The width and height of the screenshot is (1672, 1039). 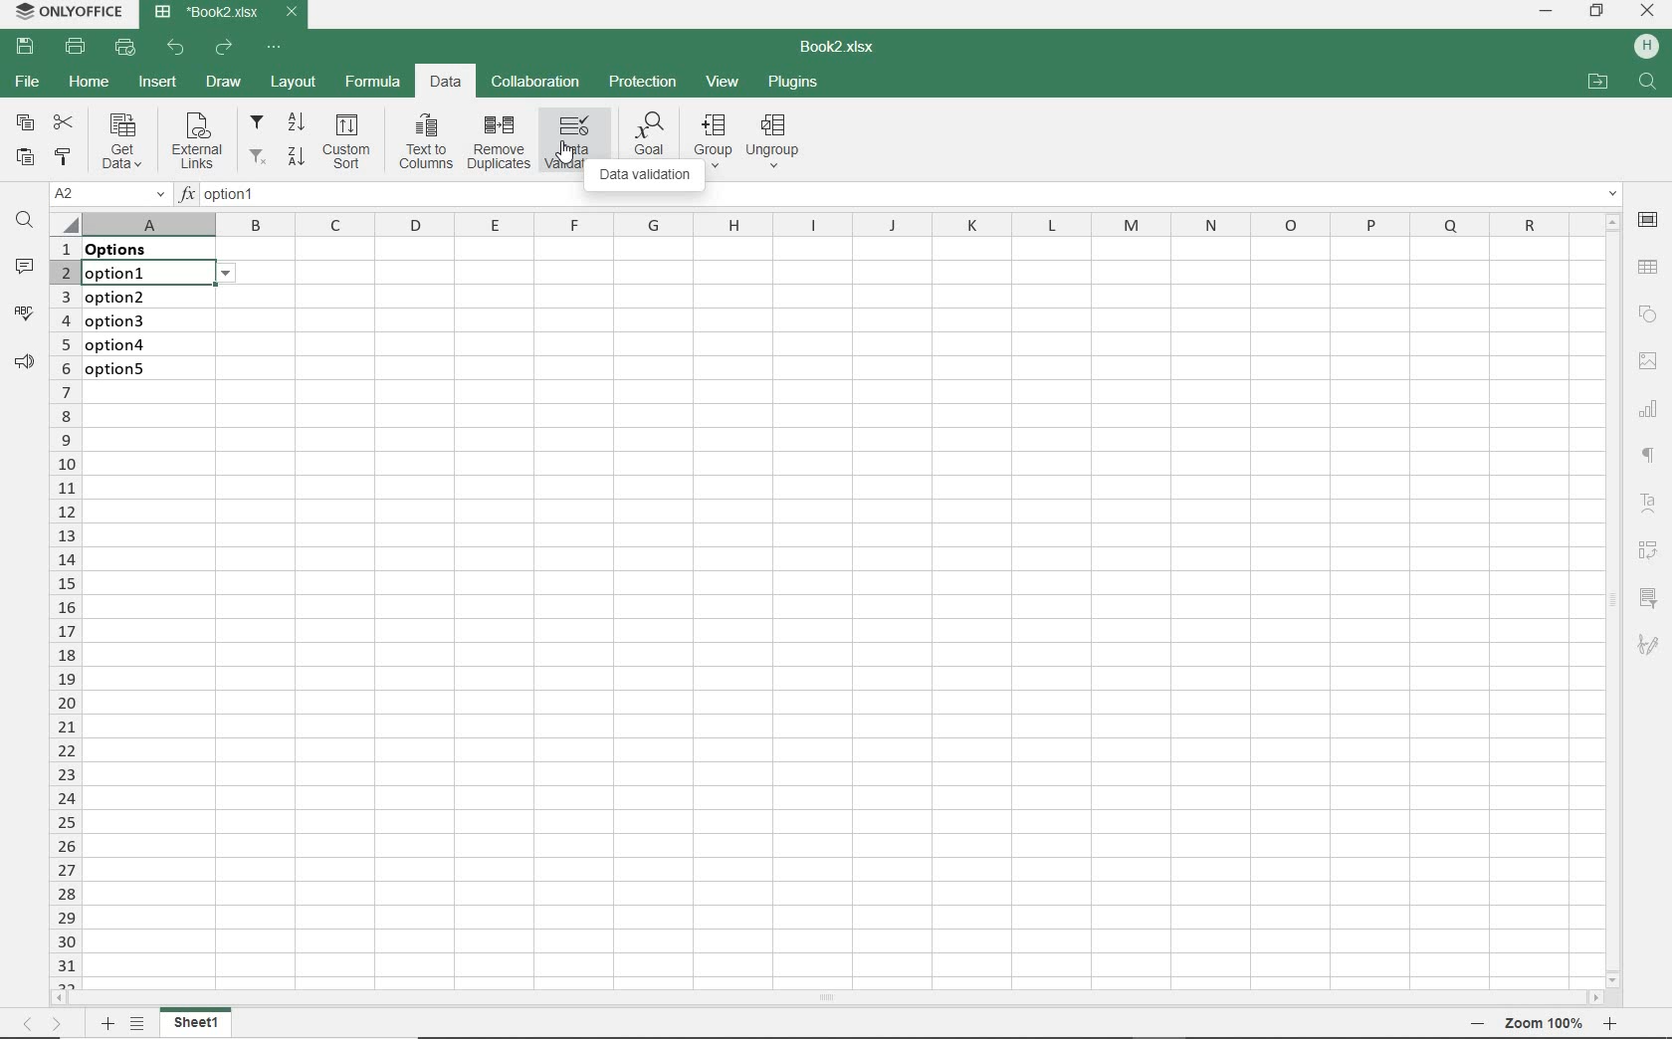 I want to click on SPELL CHECKING, so click(x=20, y=311).